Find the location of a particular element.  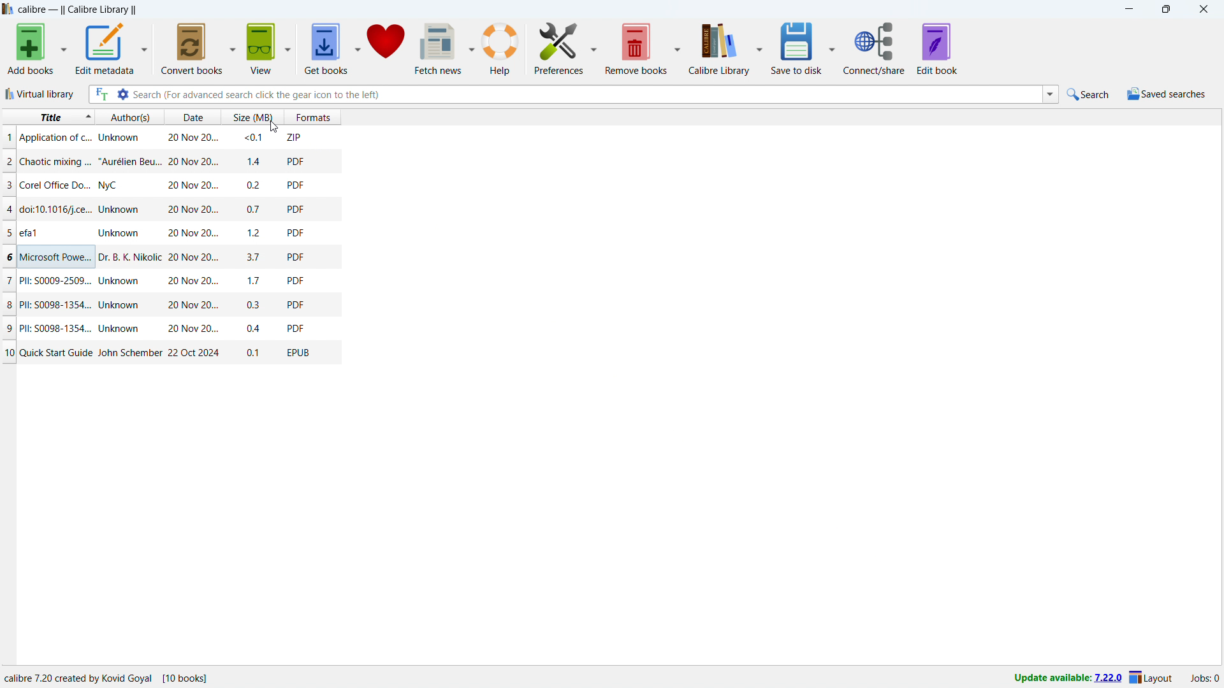

full text search is located at coordinates (99, 94).